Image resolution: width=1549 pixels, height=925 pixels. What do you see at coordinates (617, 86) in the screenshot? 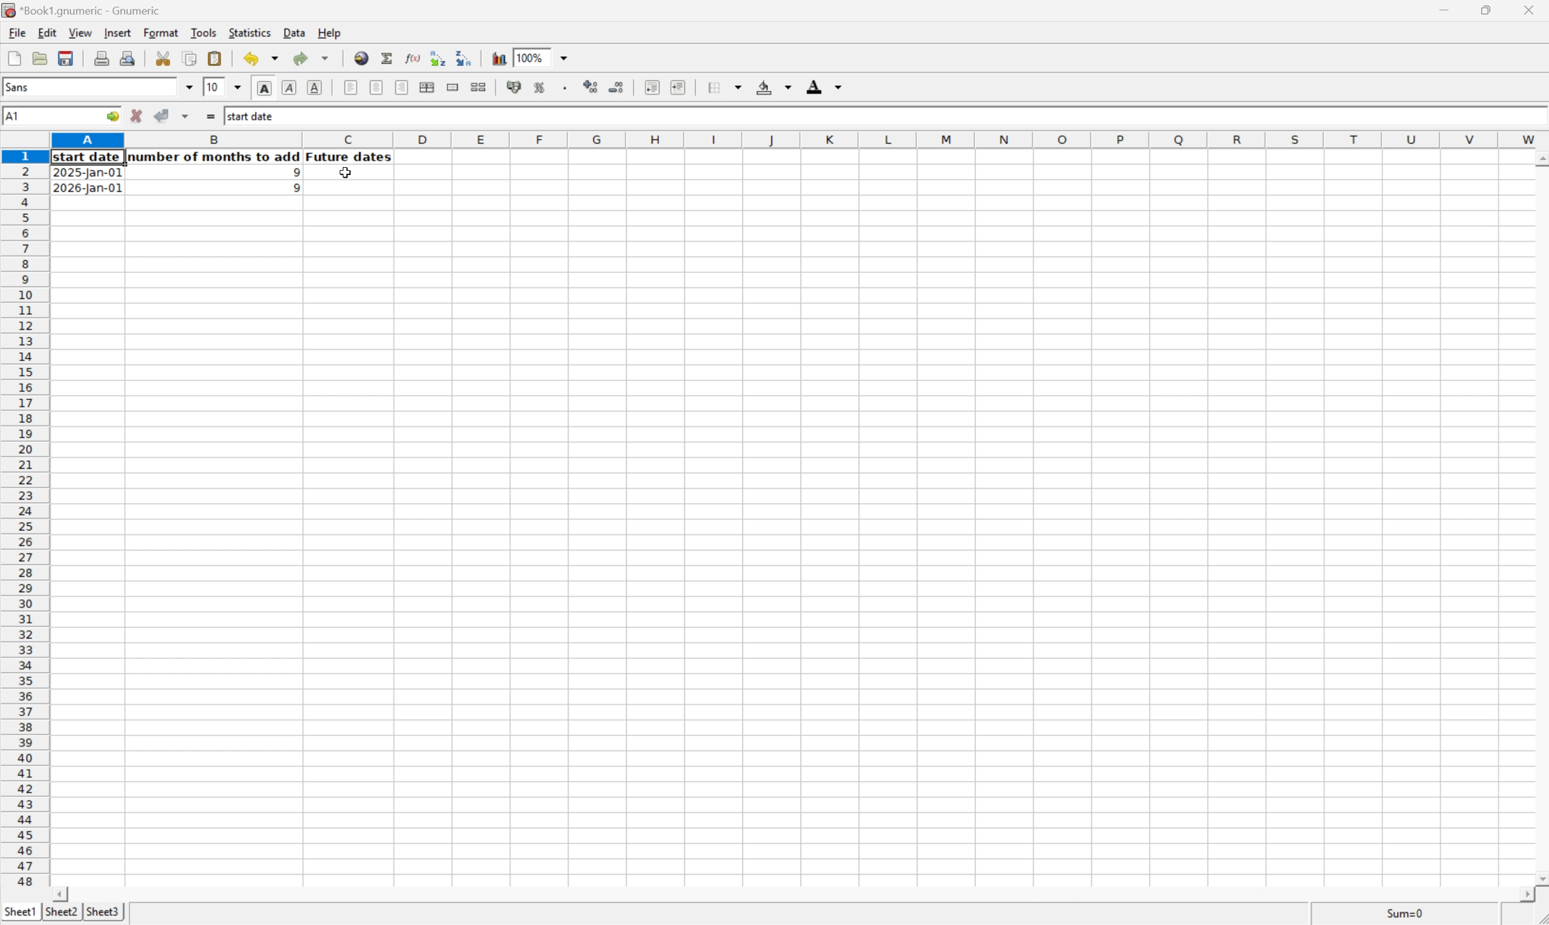
I see `Decrease the number of decimals displayed` at bounding box center [617, 86].